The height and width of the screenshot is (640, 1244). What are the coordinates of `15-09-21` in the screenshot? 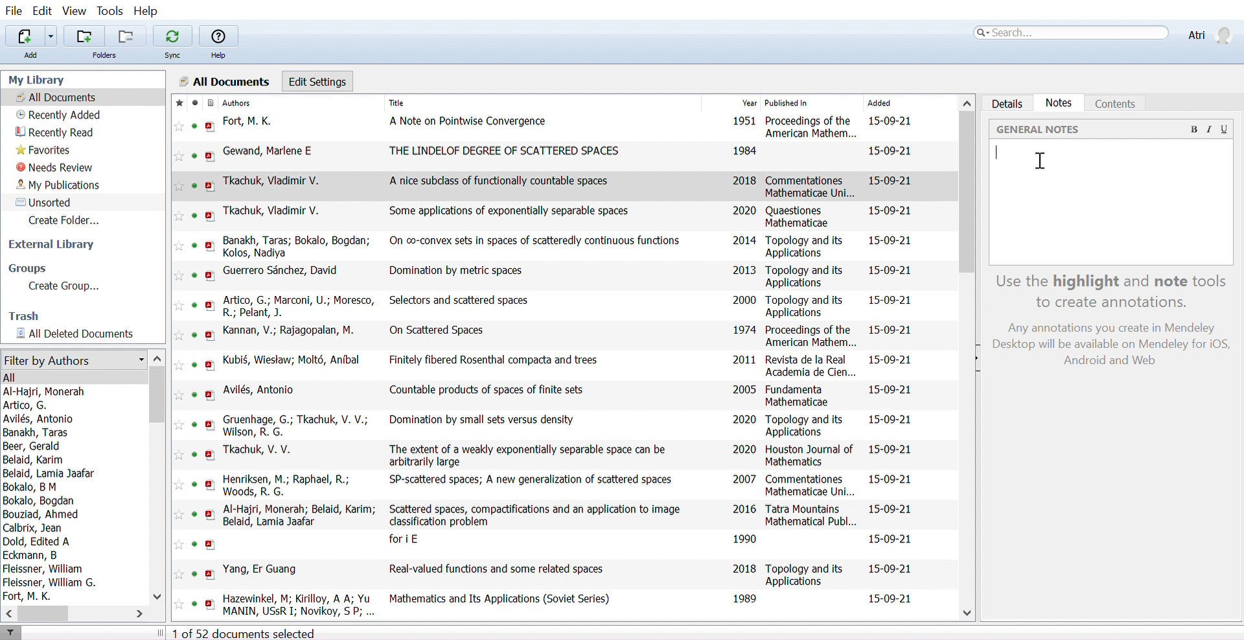 It's located at (893, 450).